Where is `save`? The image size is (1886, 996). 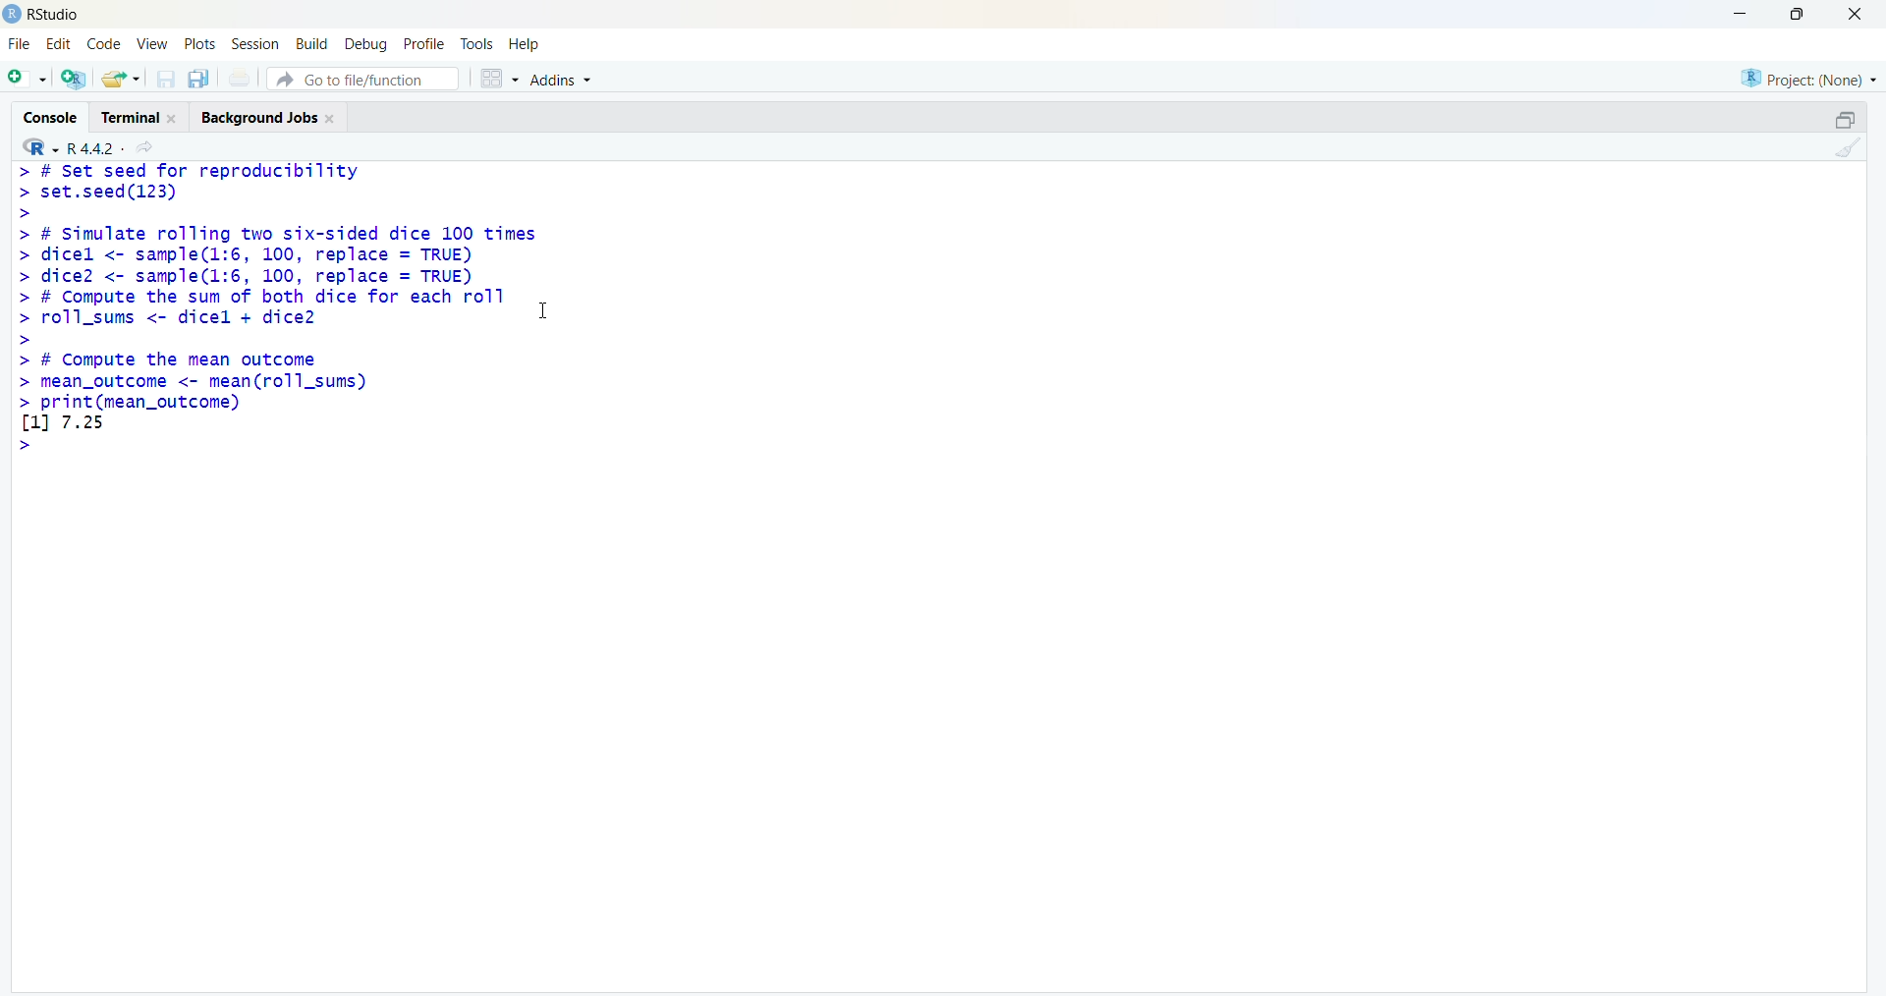 save is located at coordinates (165, 79).